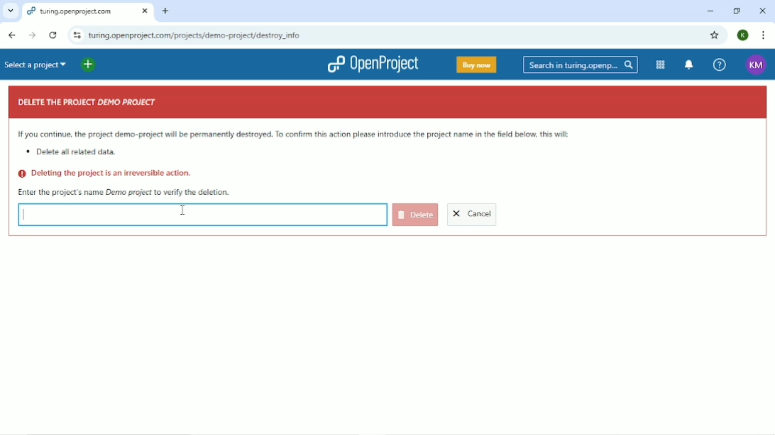 This screenshot has width=775, height=435. I want to click on Search in turin.openprojects.com, so click(581, 64).